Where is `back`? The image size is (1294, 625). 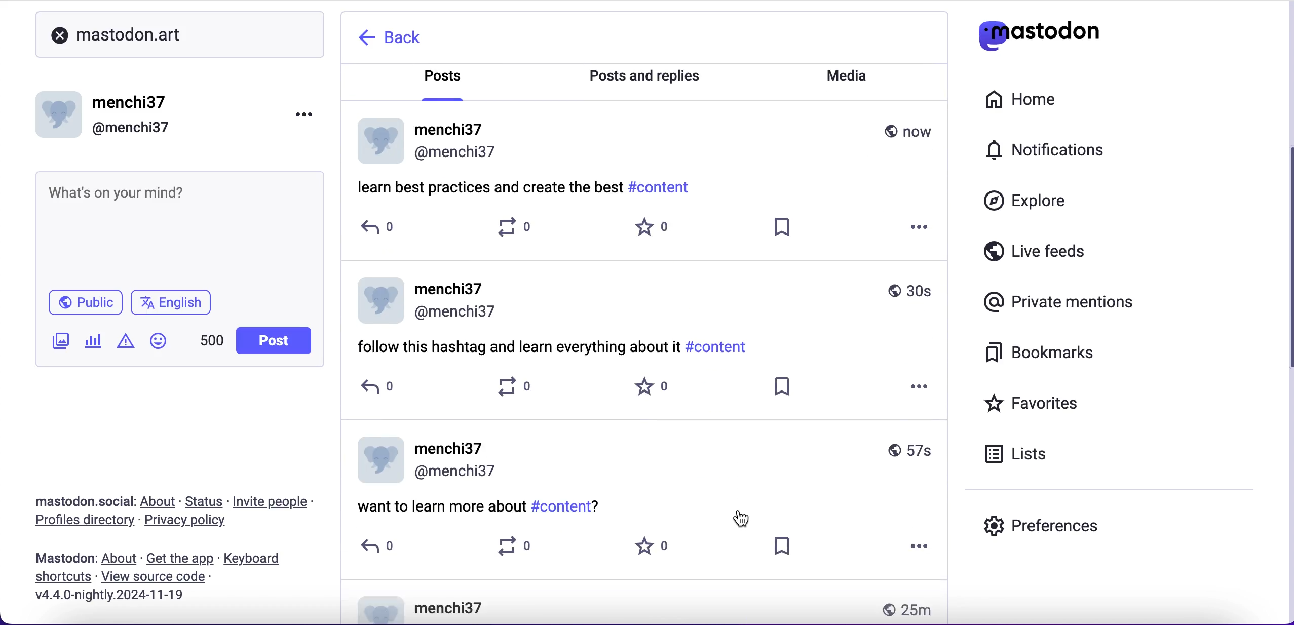
back is located at coordinates (361, 38).